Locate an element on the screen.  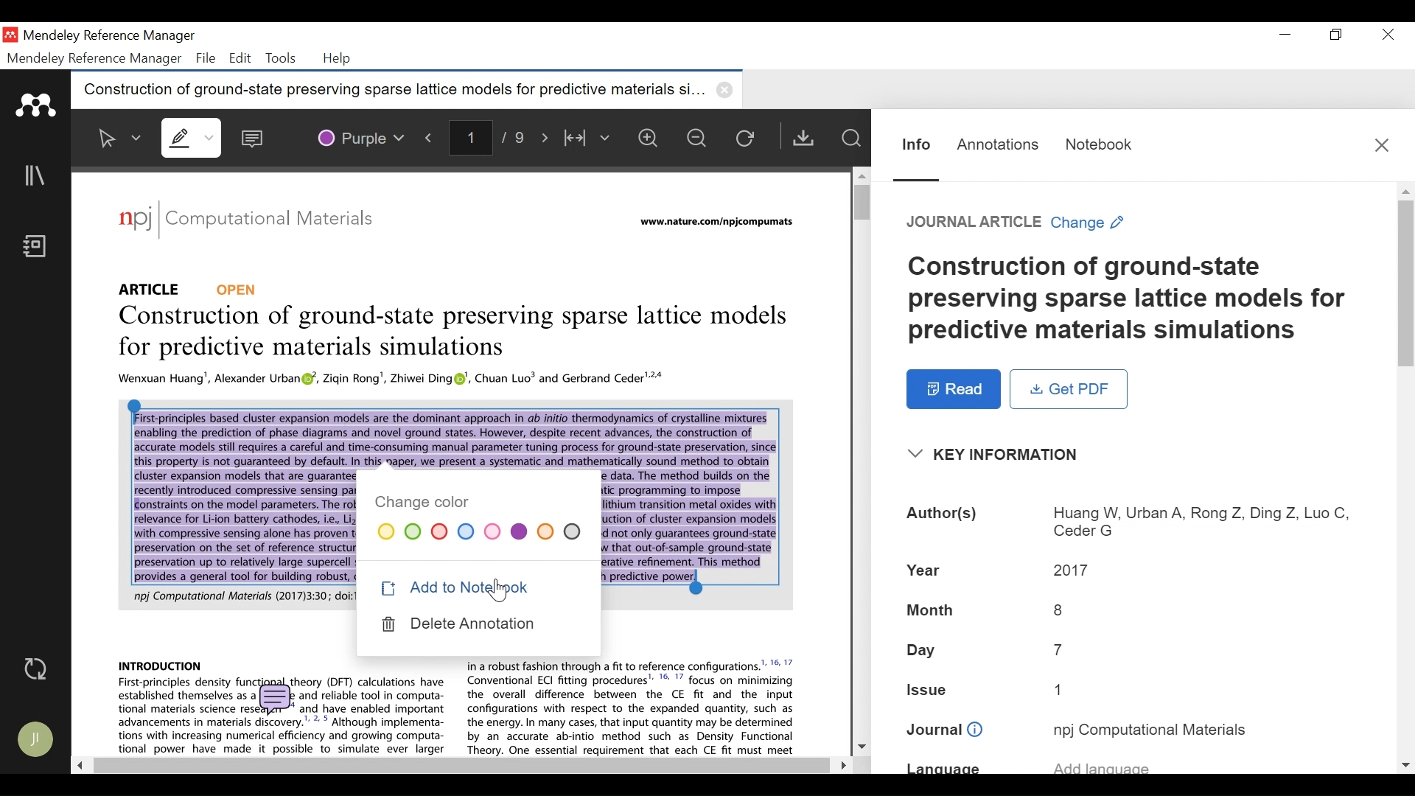
Journal is located at coordinates (1150, 729).